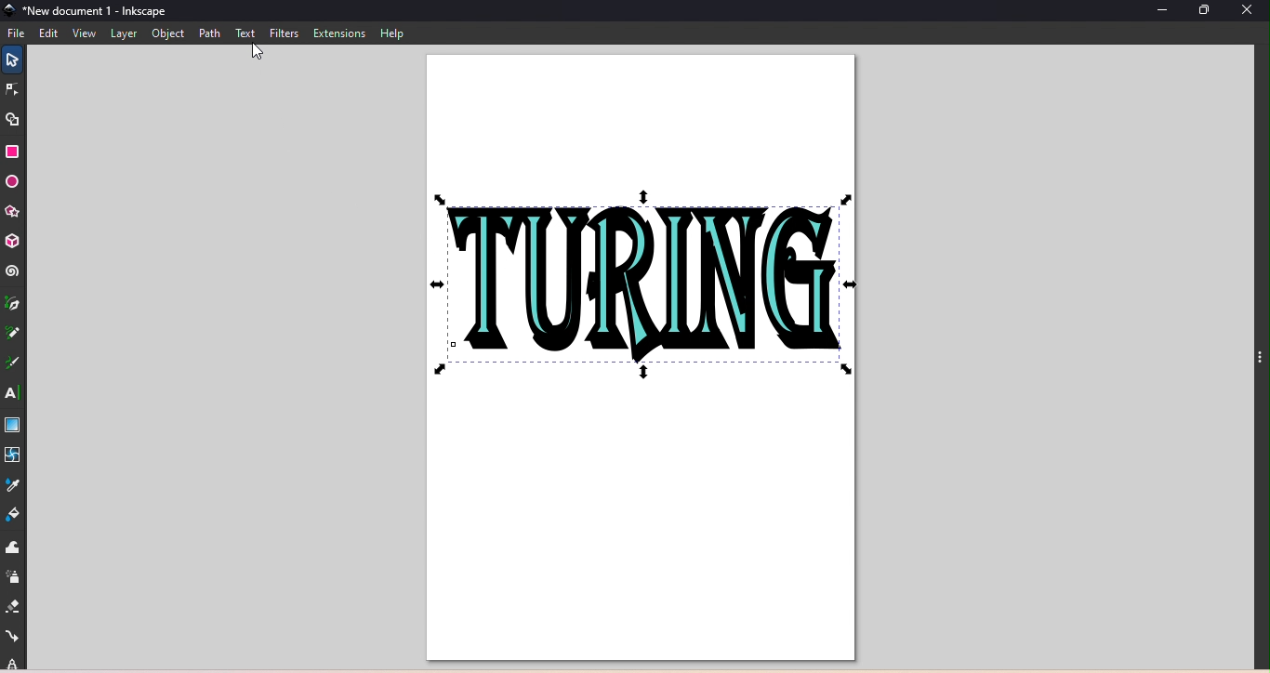 The height and width of the screenshot is (673, 1270). Describe the element at coordinates (17, 152) in the screenshot. I see `Rectangle tool` at that location.